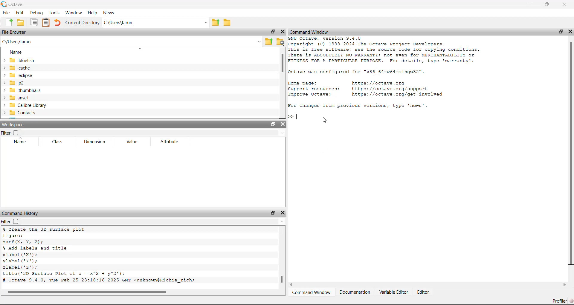  What do you see at coordinates (422, 292) in the screenshot?
I see `Editor` at bounding box center [422, 292].